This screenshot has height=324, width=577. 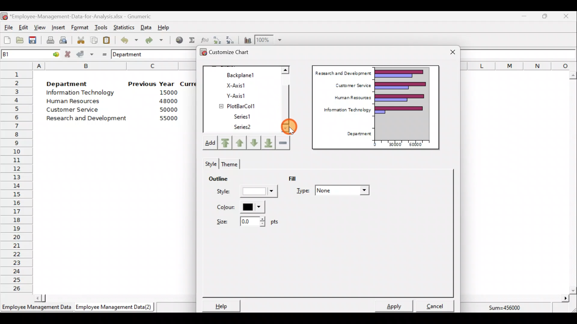 I want to click on File, so click(x=8, y=28).